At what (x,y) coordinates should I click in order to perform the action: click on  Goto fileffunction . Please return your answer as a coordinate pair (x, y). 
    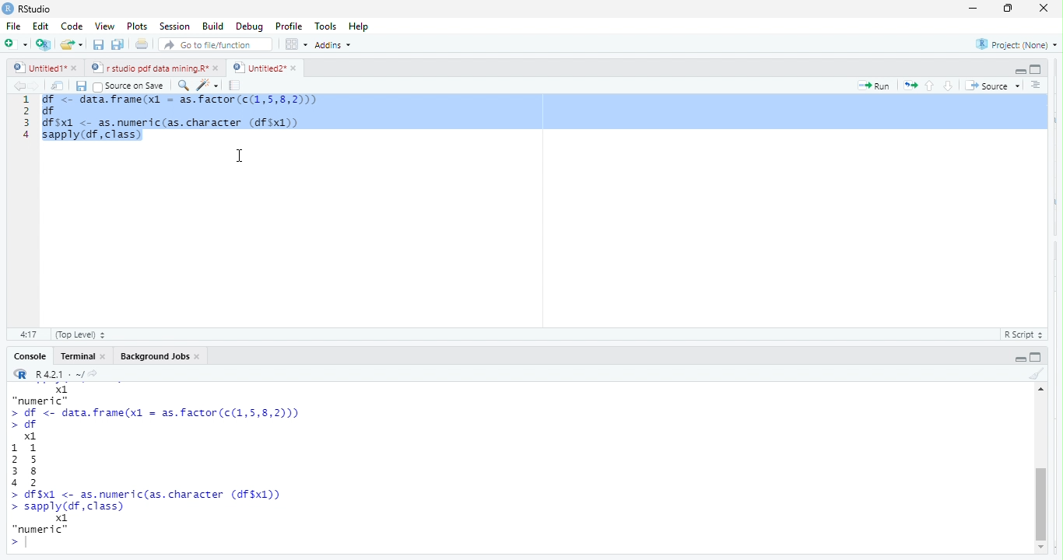
    Looking at the image, I should click on (218, 45).